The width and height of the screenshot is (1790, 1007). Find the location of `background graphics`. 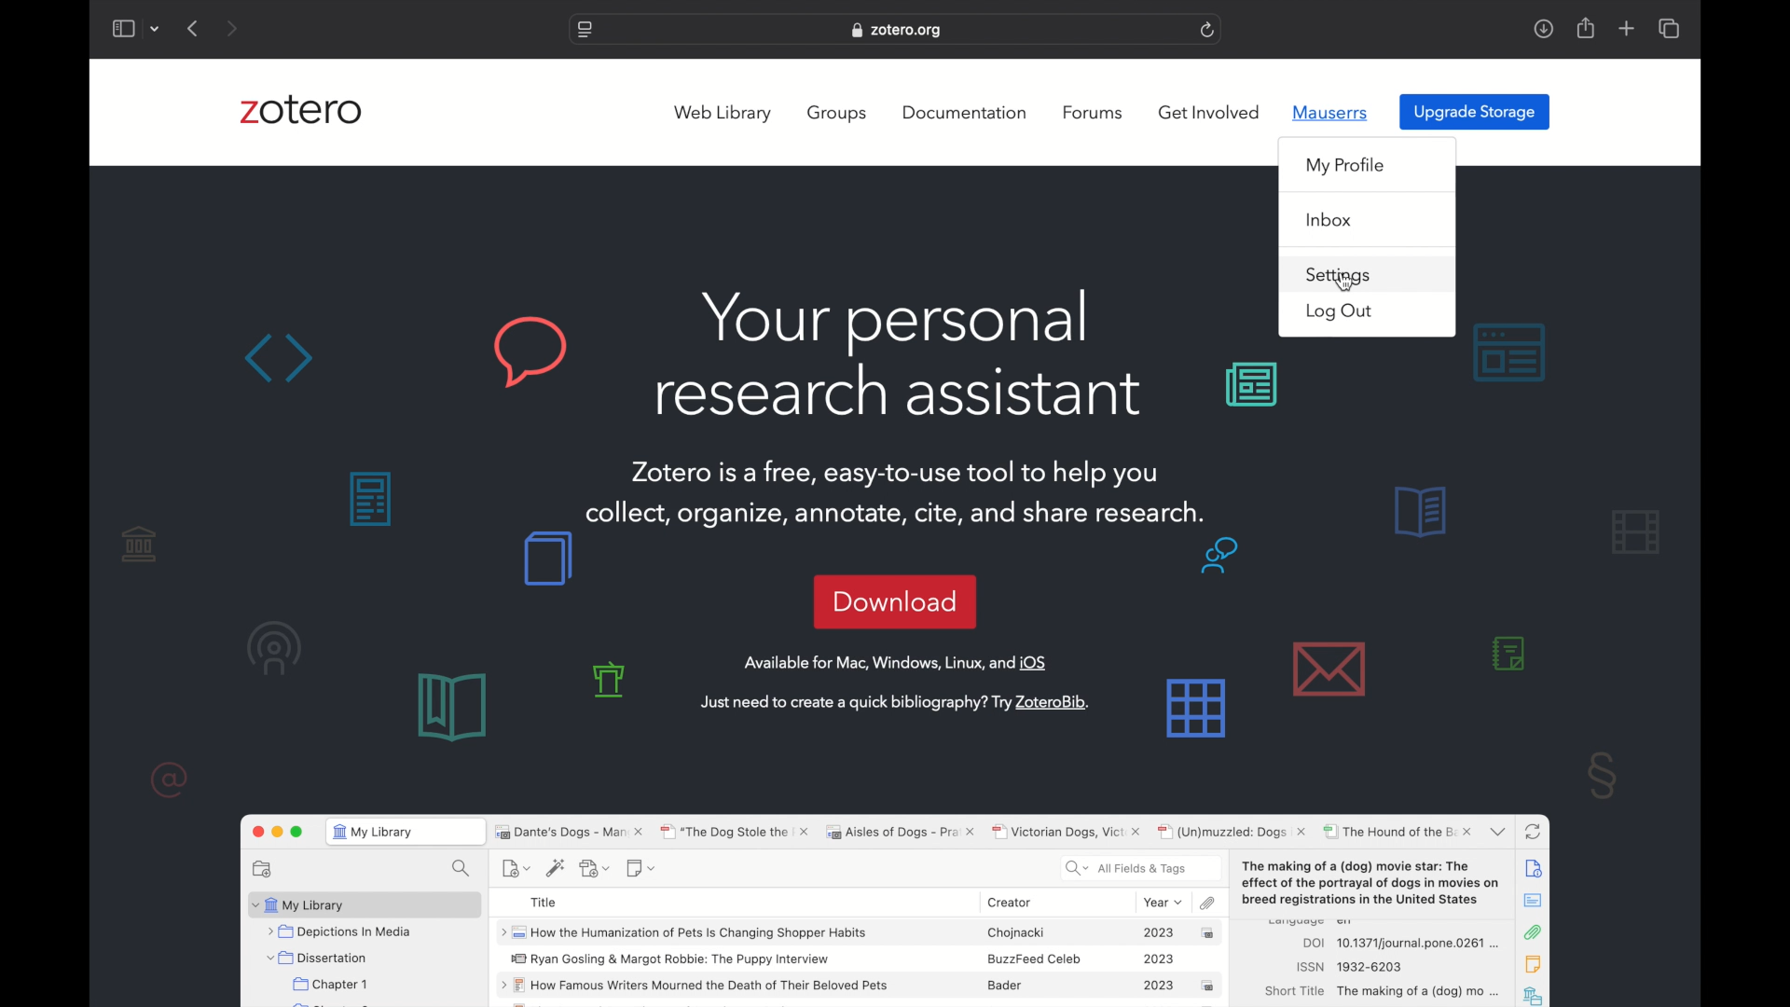

background graphics is located at coordinates (1264, 639).